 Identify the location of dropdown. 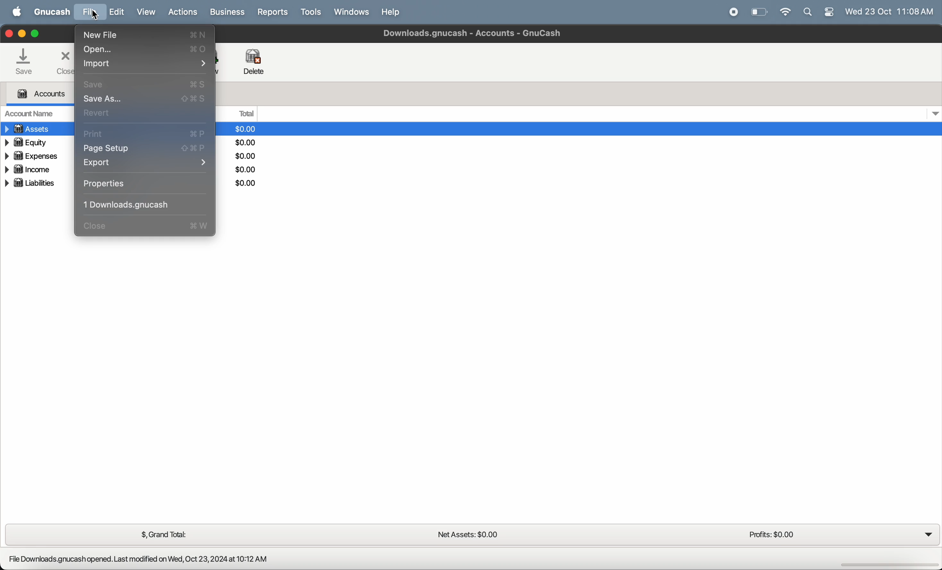
(929, 534).